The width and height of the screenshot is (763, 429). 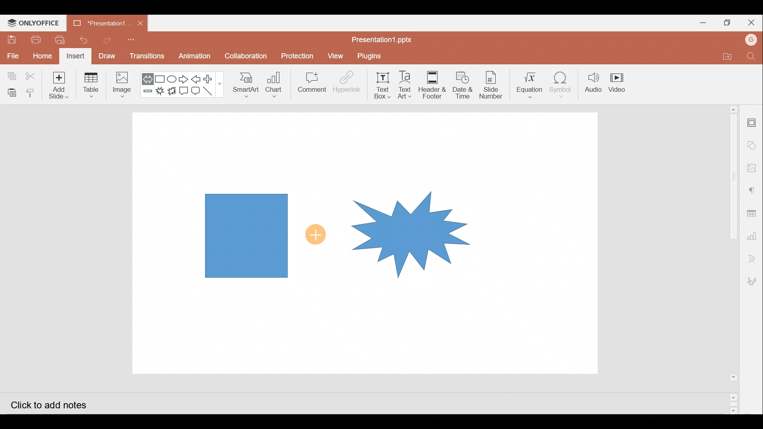 I want to click on Draw, so click(x=110, y=57).